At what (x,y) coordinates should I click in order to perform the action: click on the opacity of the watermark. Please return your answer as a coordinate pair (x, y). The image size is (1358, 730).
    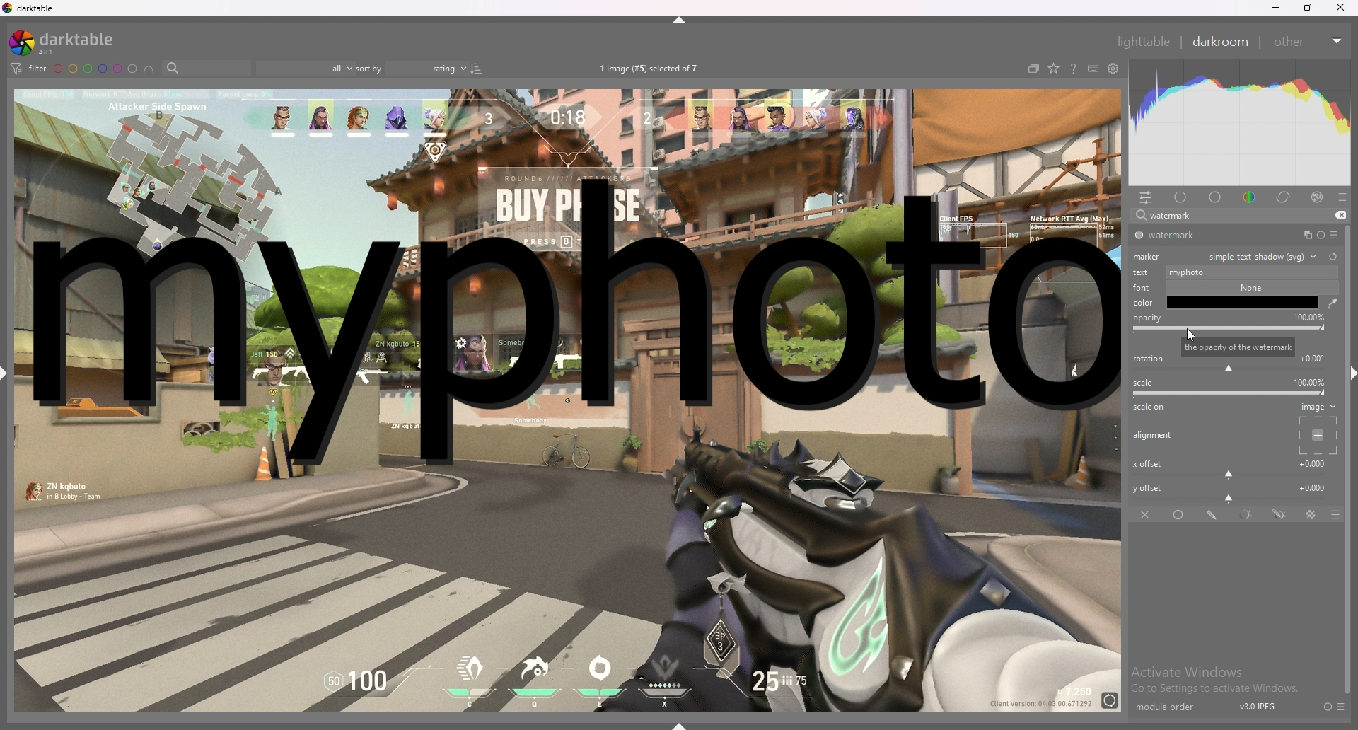
    Looking at the image, I should click on (1243, 345).